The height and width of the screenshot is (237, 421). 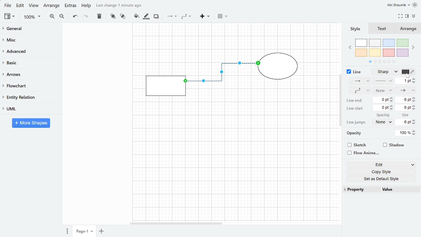 What do you see at coordinates (375, 43) in the screenshot?
I see `ash` at bounding box center [375, 43].